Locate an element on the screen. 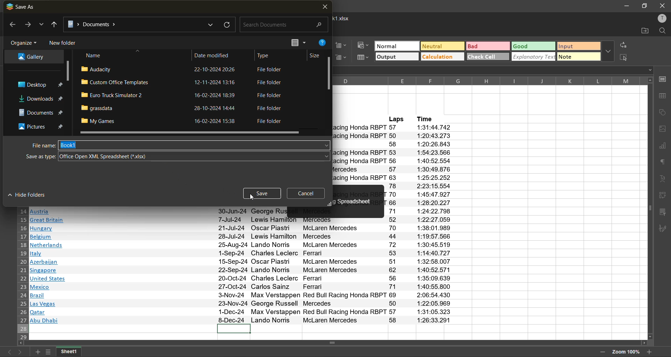 The image size is (671, 357). format as table is located at coordinates (363, 59).